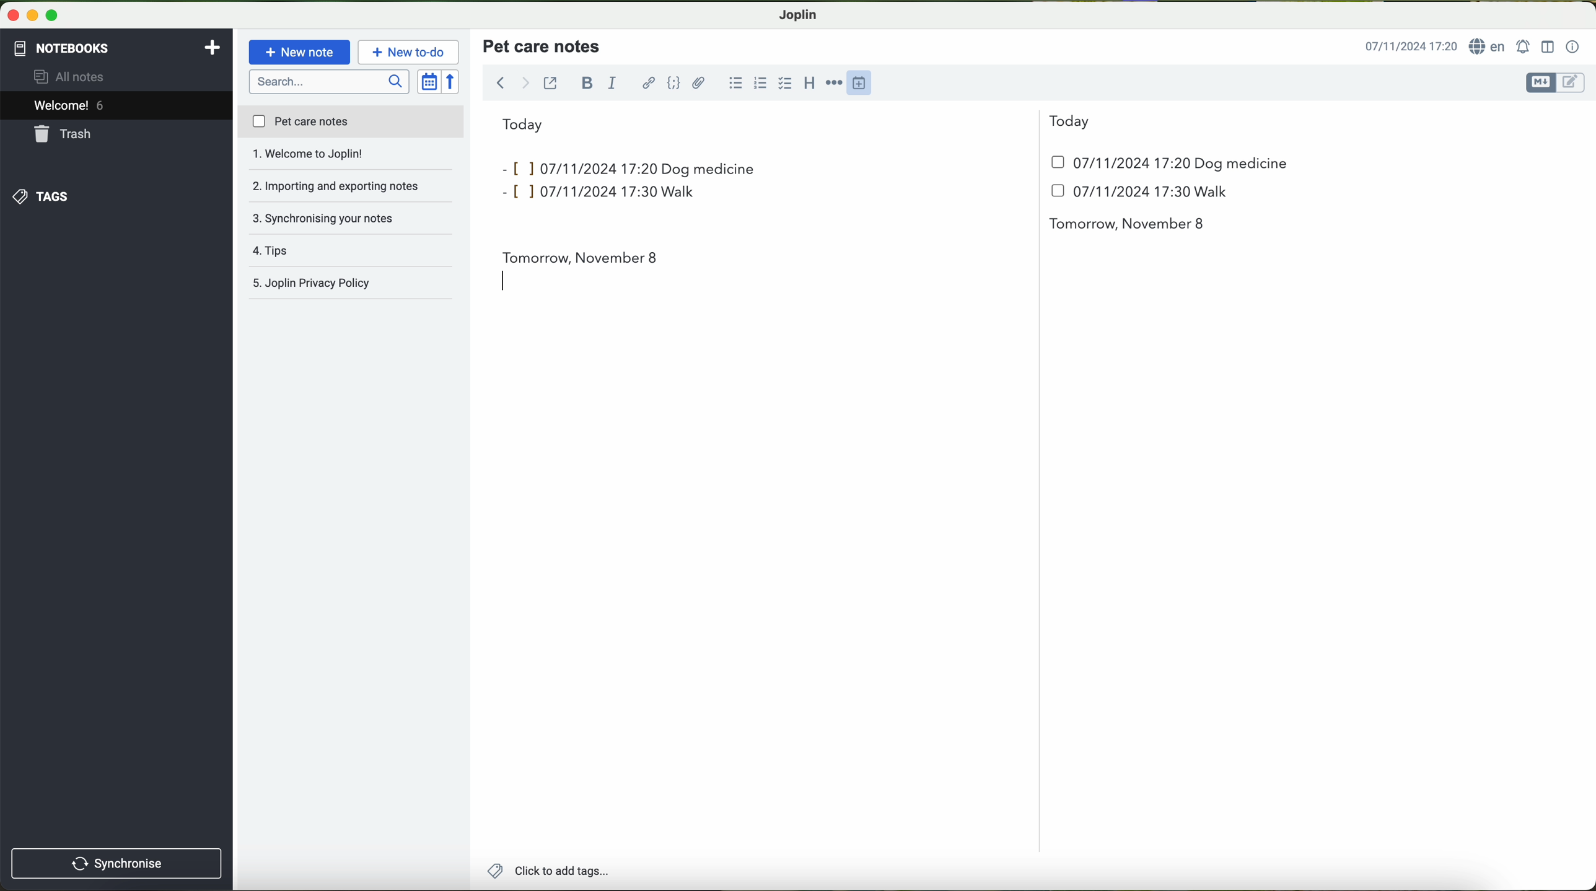 The image size is (1596, 891). Describe the element at coordinates (350, 123) in the screenshot. I see `pet care notes file` at that location.